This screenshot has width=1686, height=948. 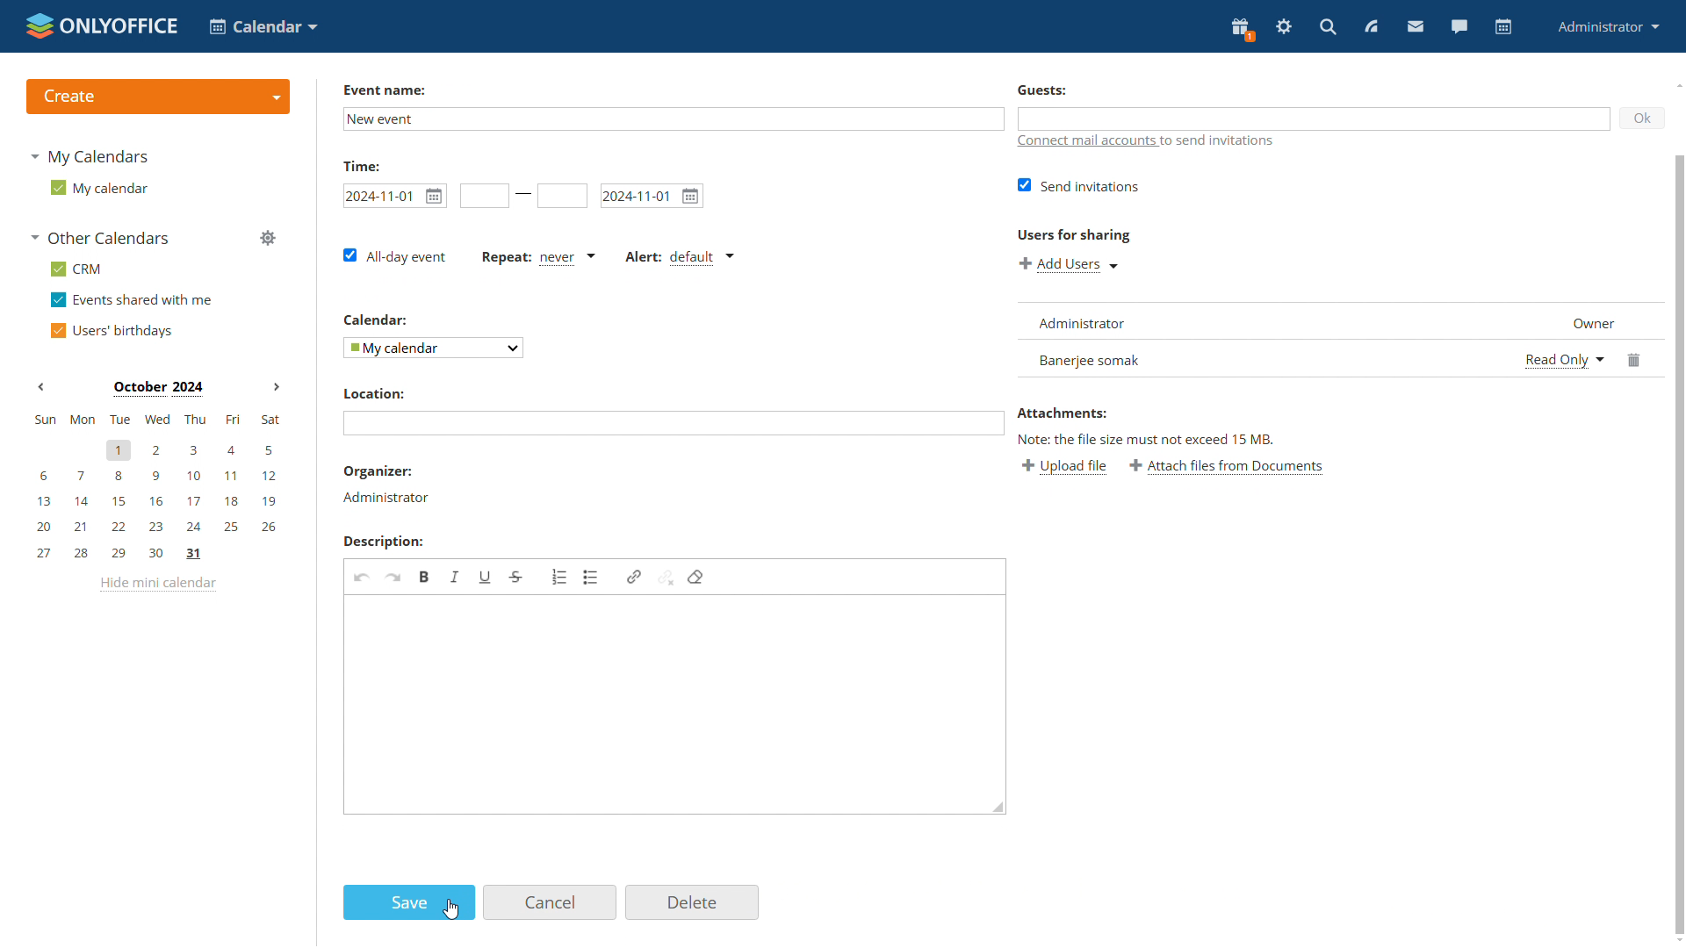 I want to click on upload file, so click(x=1064, y=465).